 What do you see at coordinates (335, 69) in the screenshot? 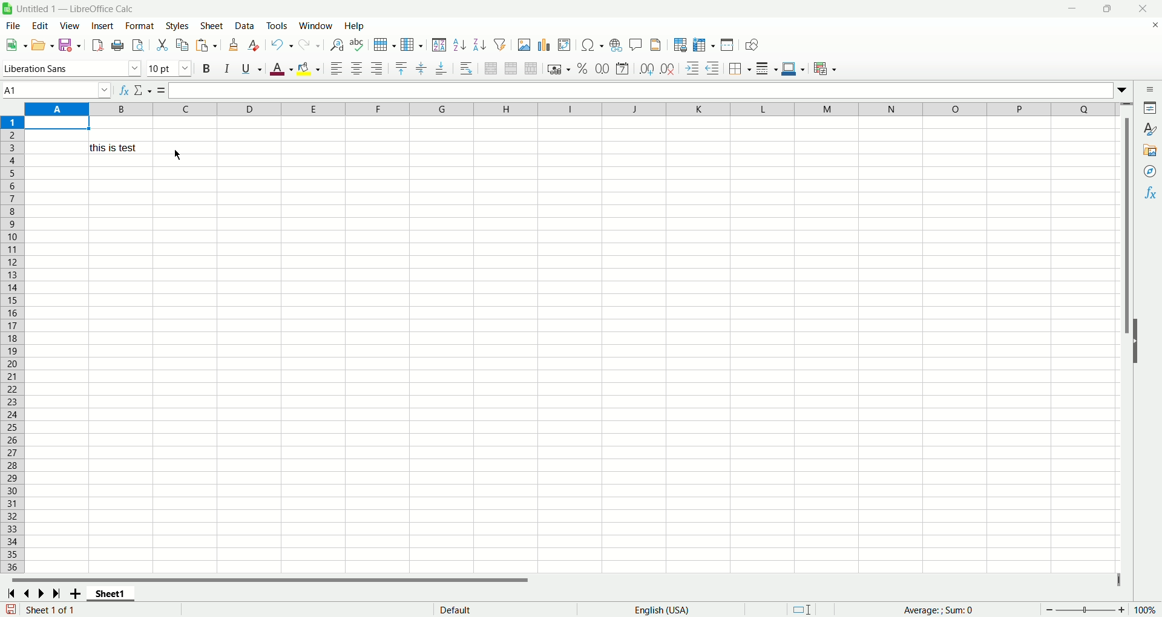
I see `align left` at bounding box center [335, 69].